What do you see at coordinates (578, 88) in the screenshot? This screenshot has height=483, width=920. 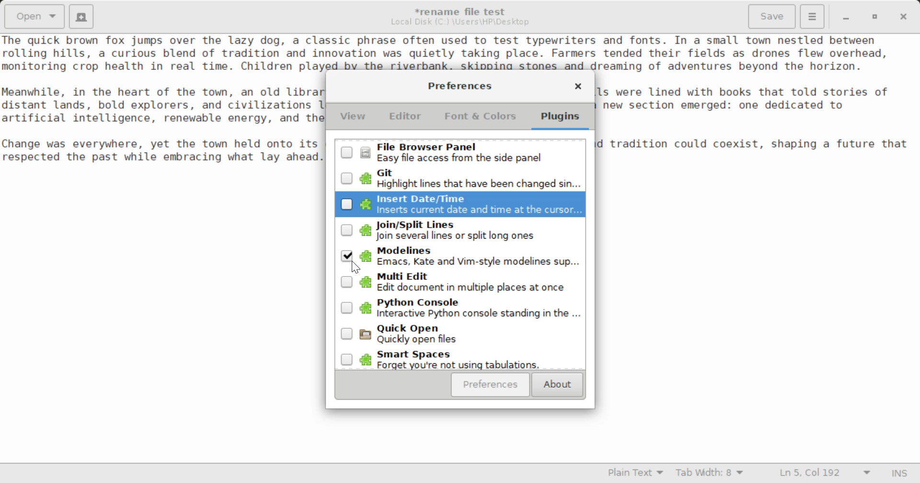 I see `Close Window` at bounding box center [578, 88].